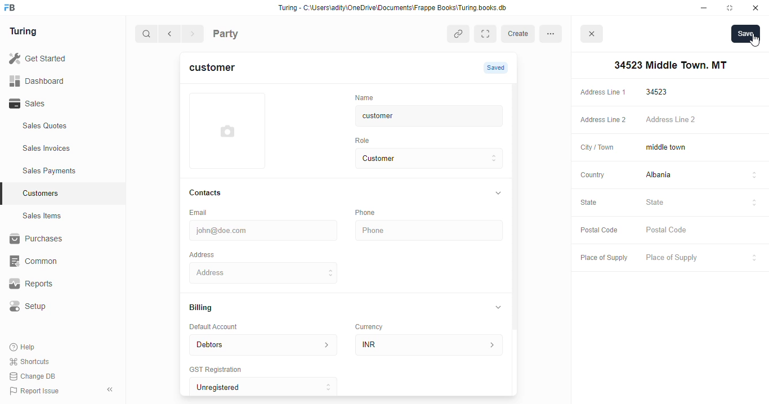 This screenshot has height=404, width=769. I want to click on City / Town, so click(597, 149).